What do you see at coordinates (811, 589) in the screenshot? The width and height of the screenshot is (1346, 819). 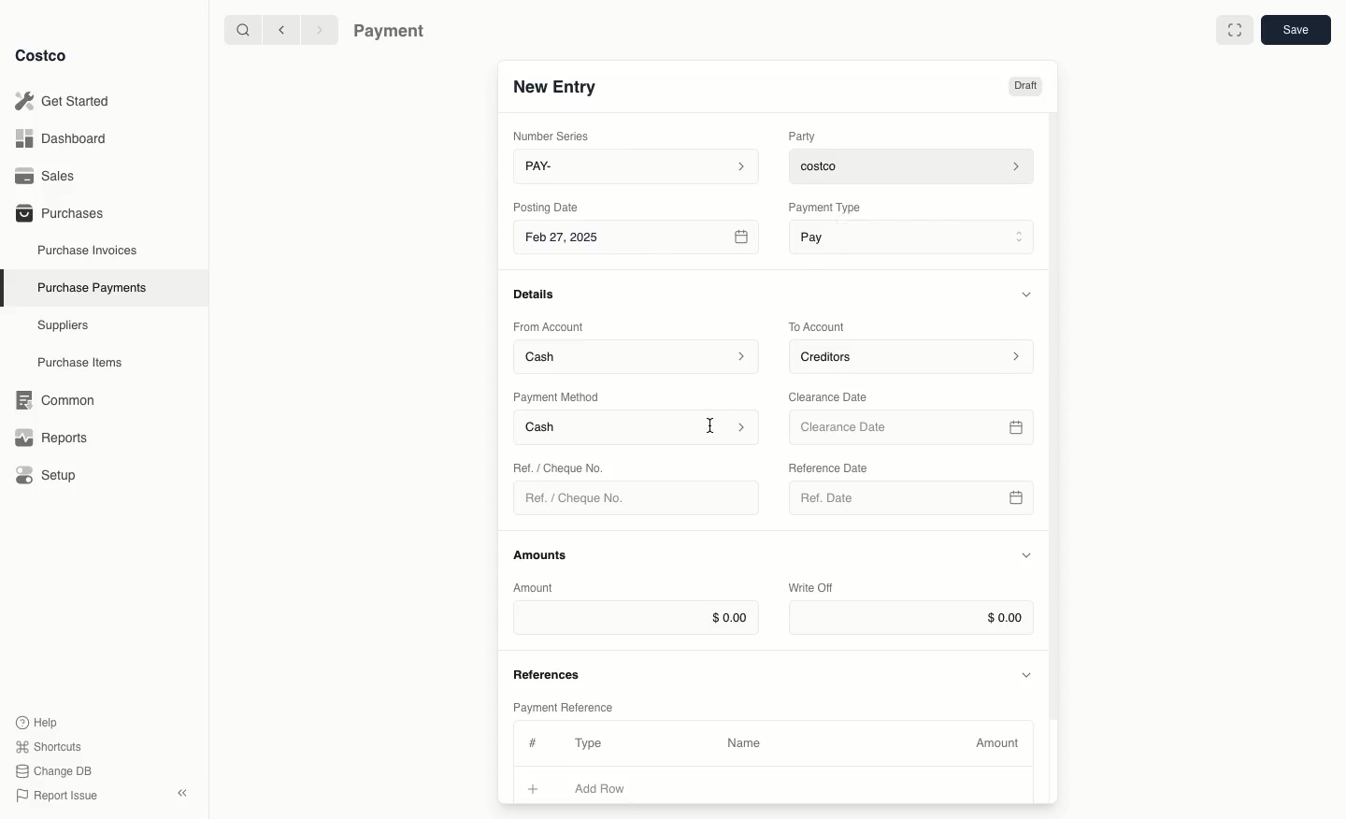 I see `Write Off` at bounding box center [811, 589].